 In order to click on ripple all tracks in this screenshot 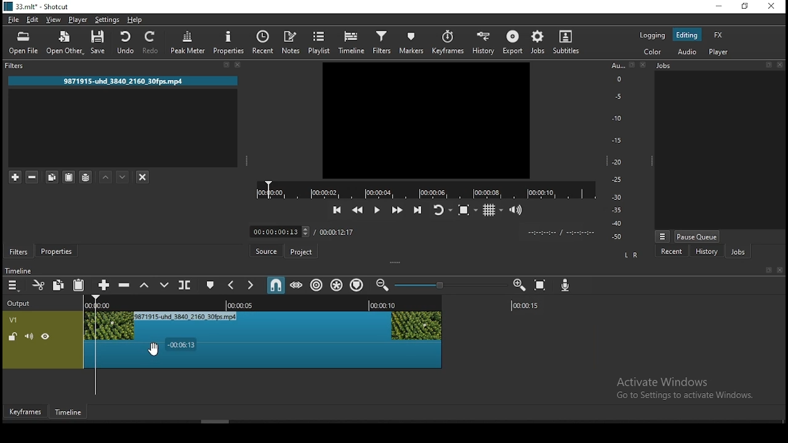, I will do `click(339, 284)`.